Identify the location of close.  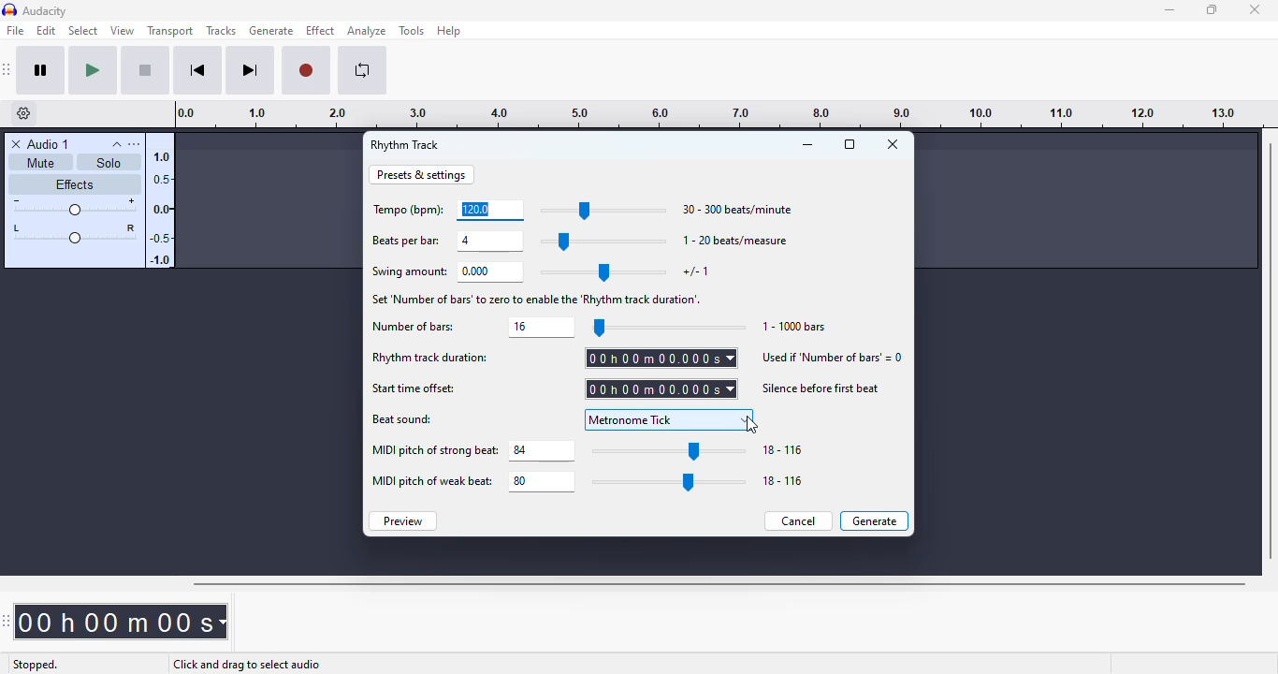
(1254, 9).